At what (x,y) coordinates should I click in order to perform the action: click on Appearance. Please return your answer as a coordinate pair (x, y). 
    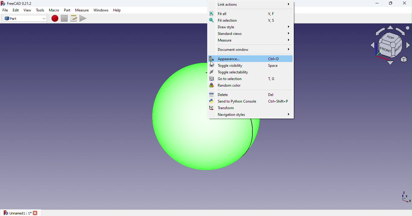
    Looking at the image, I should click on (249, 58).